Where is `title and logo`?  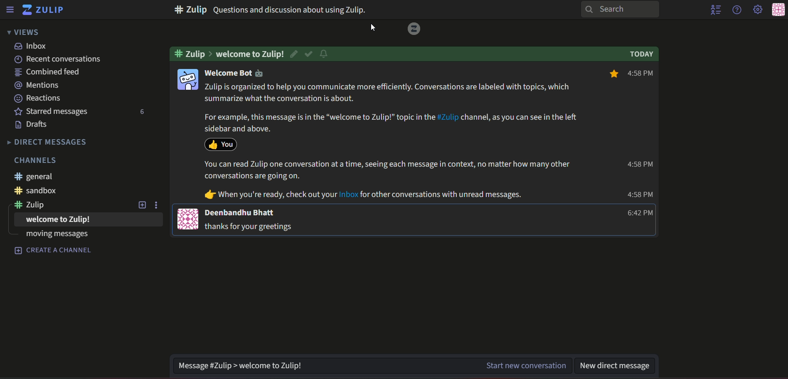 title and logo is located at coordinates (46, 10).